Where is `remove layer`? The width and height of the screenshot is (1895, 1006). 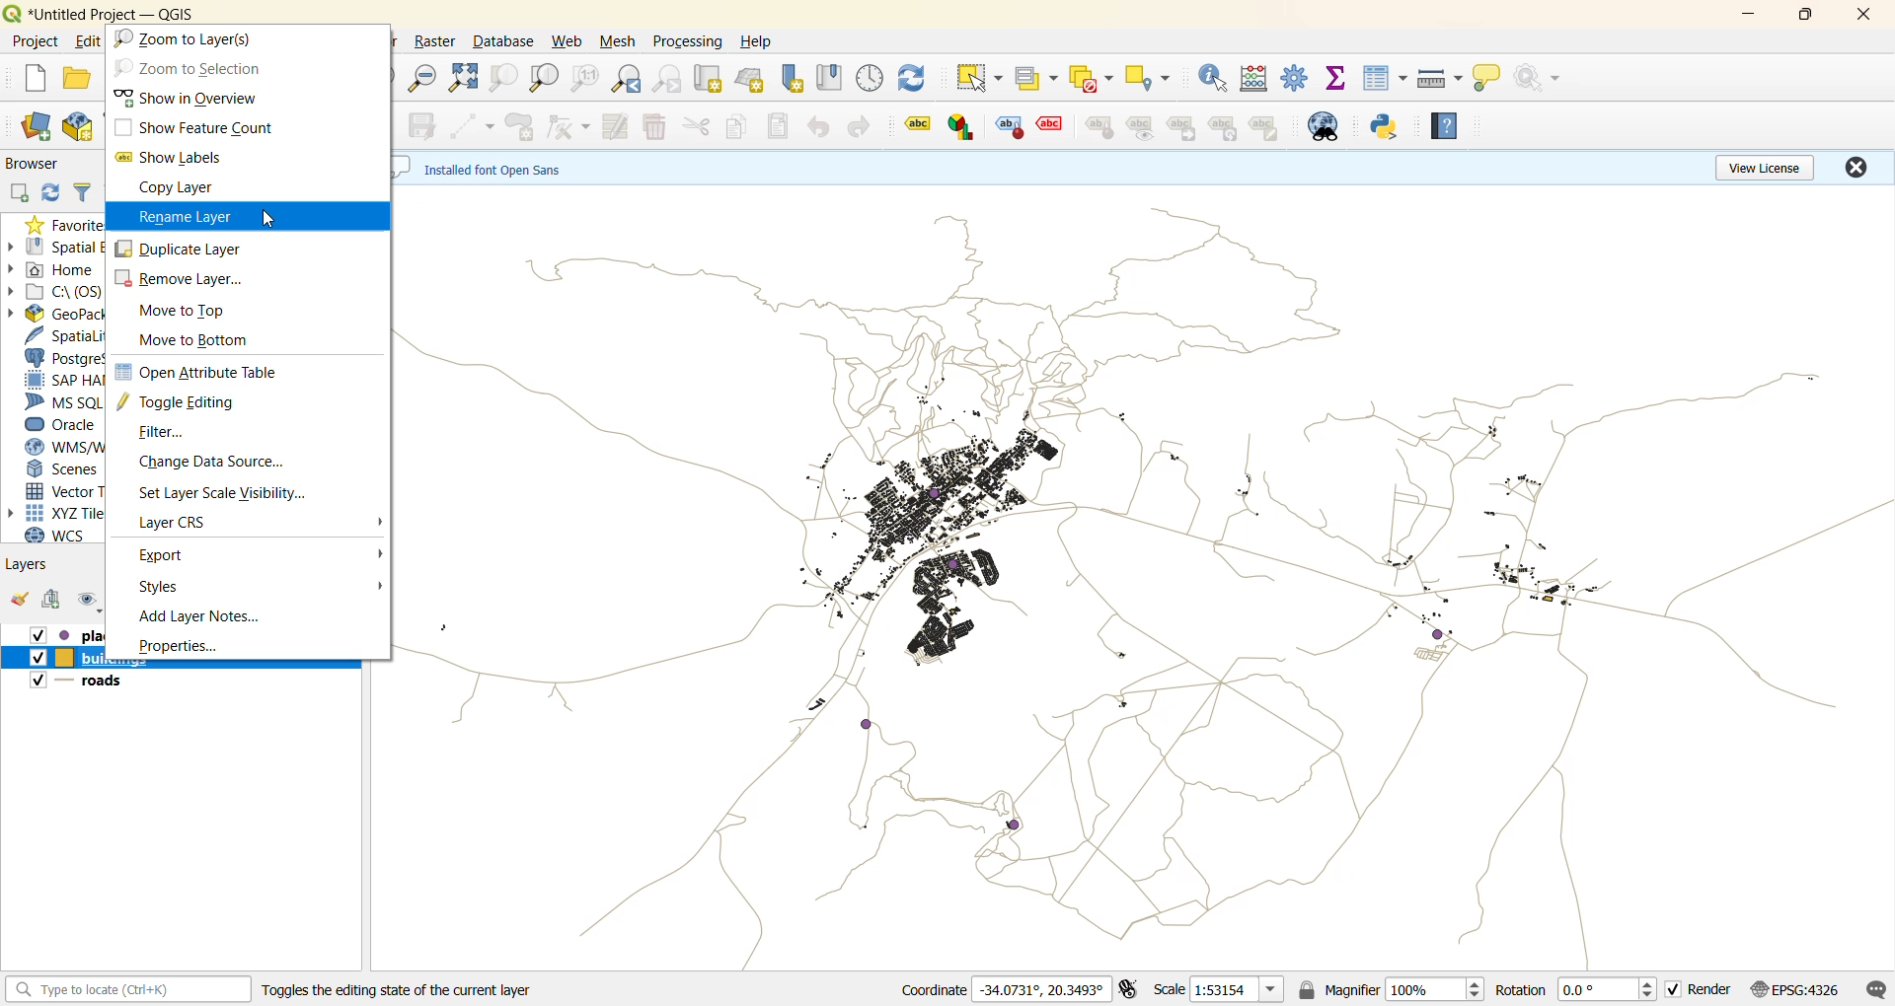 remove layer is located at coordinates (184, 277).